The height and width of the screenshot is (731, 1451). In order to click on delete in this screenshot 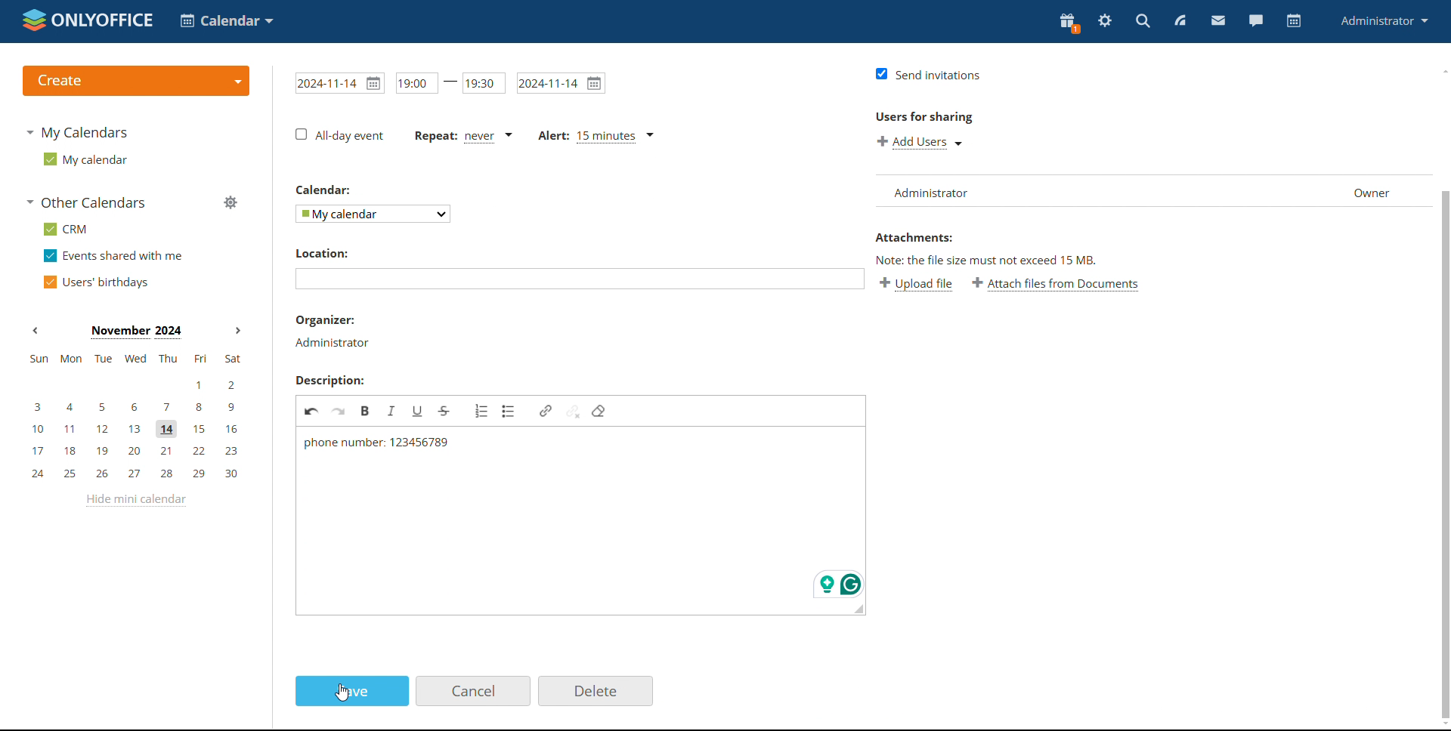, I will do `click(596, 690)`.